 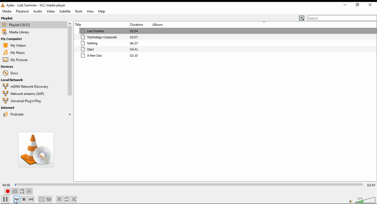 What do you see at coordinates (3, 5) in the screenshot?
I see `vlc icon` at bounding box center [3, 5].